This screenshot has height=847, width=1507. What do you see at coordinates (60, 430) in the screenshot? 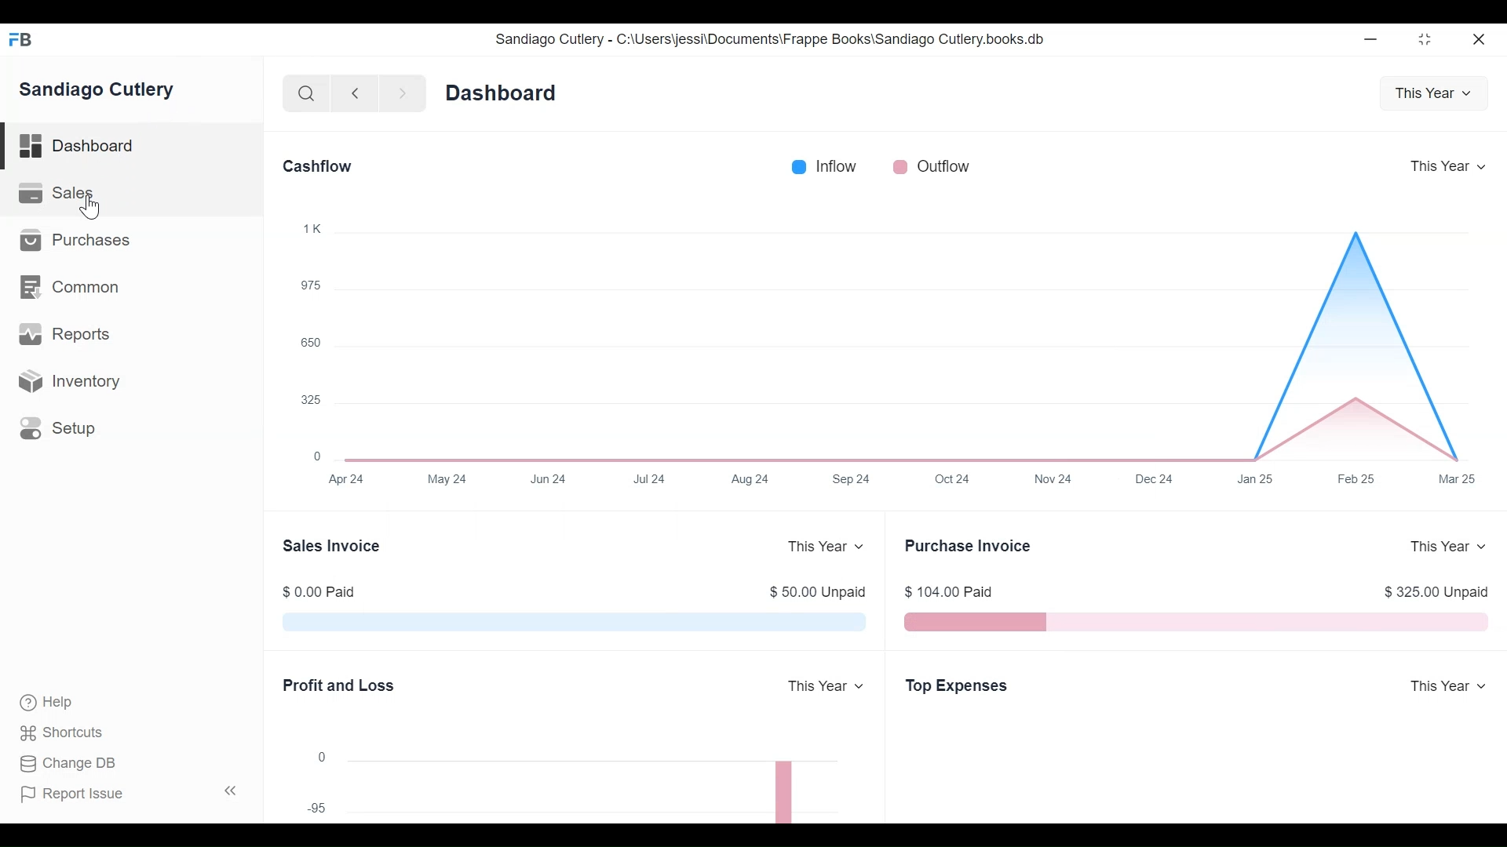
I see `Setup` at bounding box center [60, 430].